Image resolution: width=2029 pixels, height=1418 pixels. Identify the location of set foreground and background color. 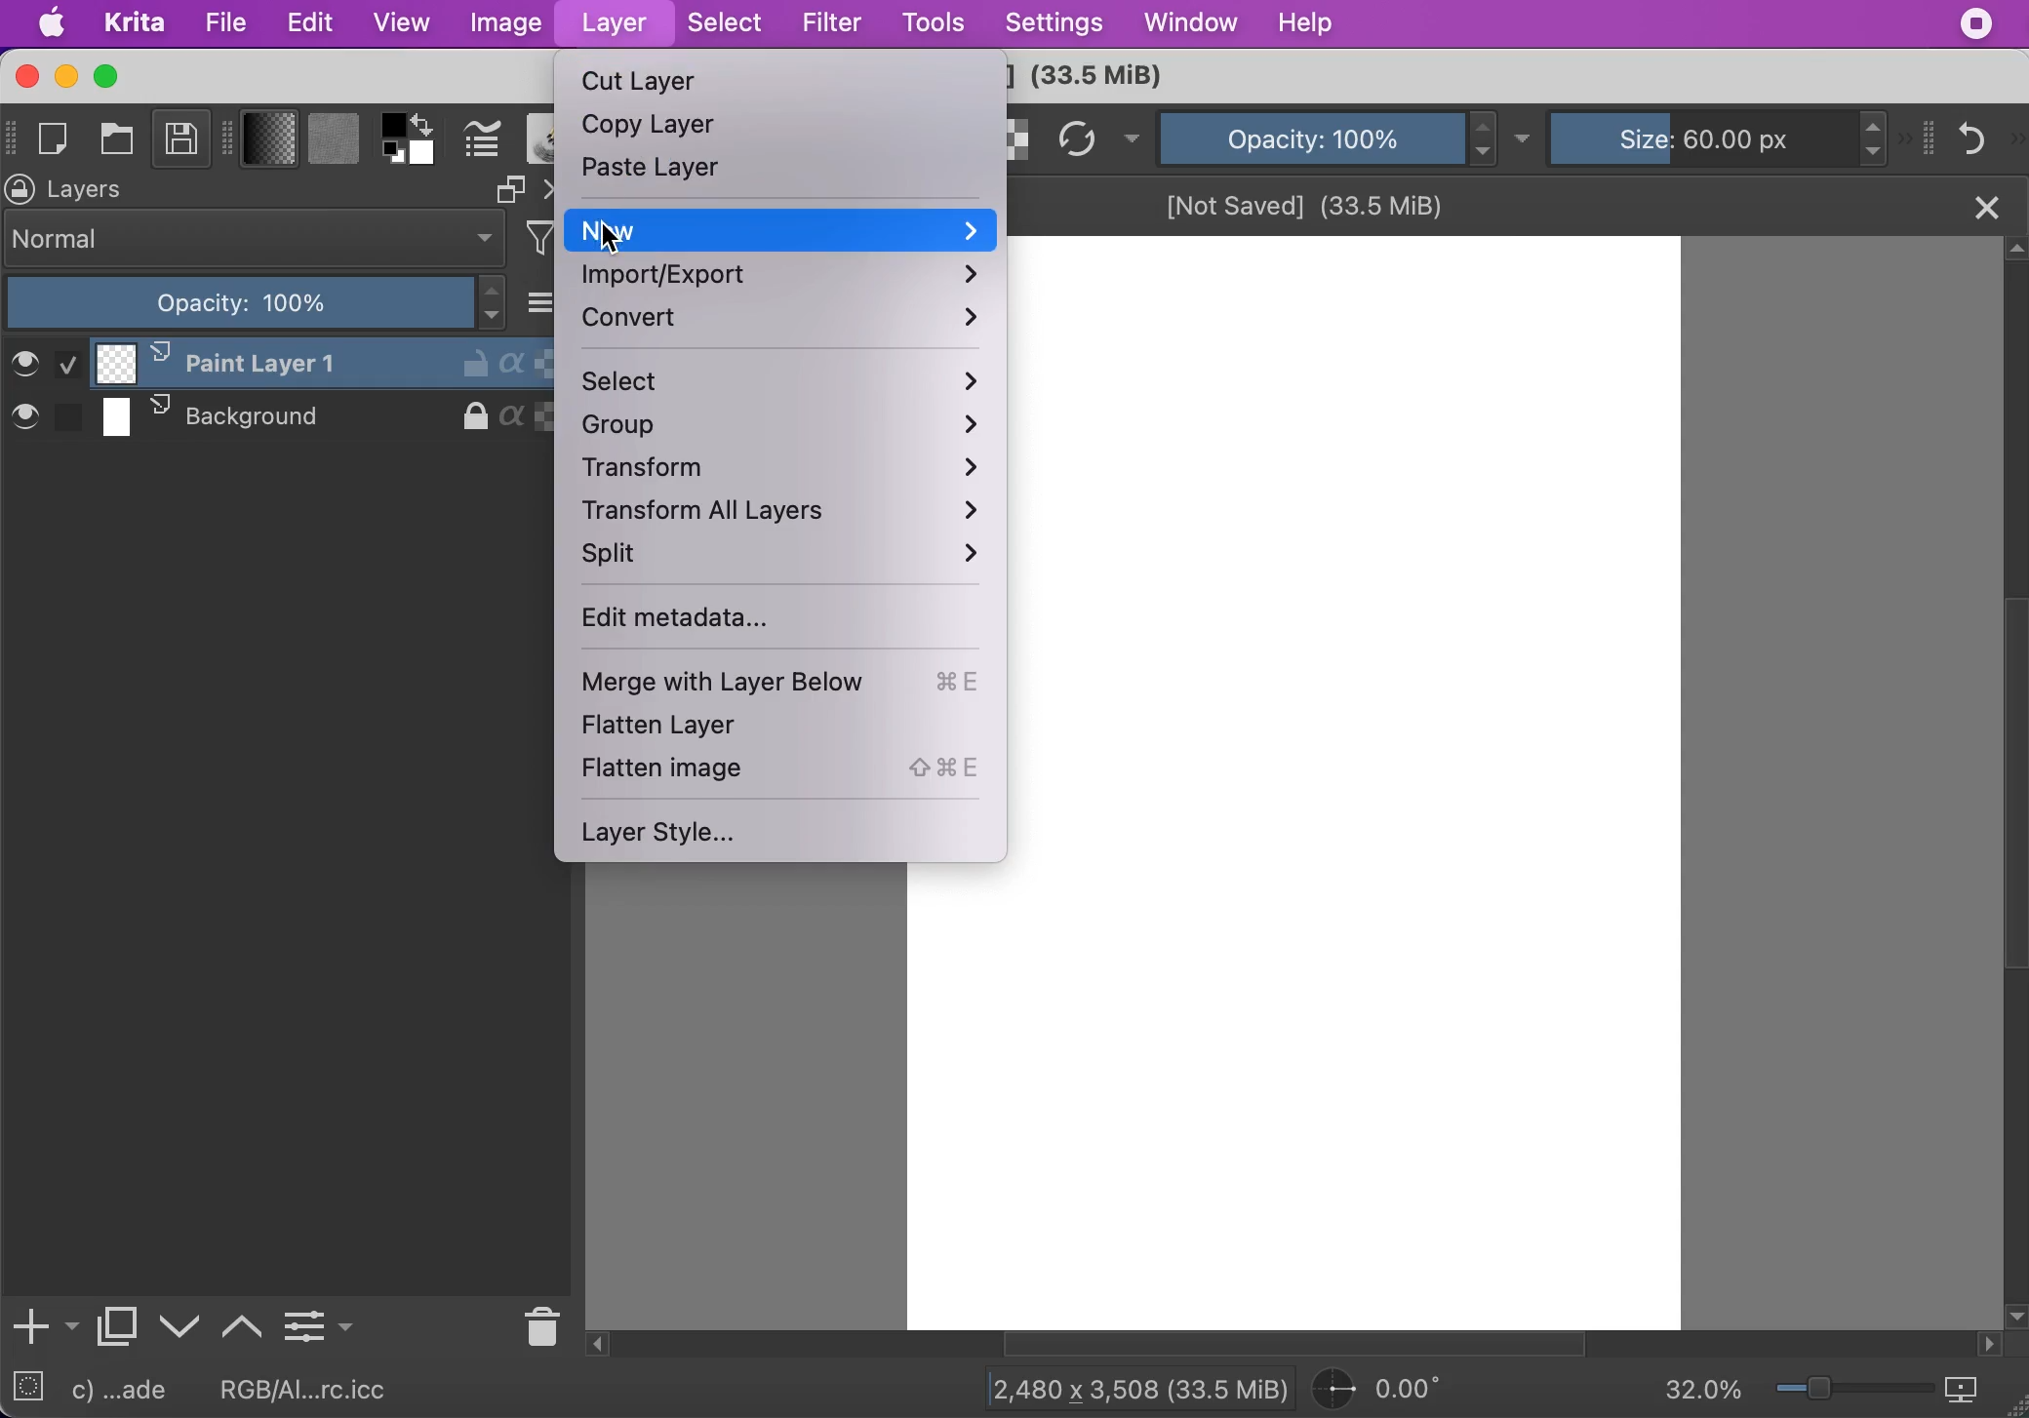
(394, 155).